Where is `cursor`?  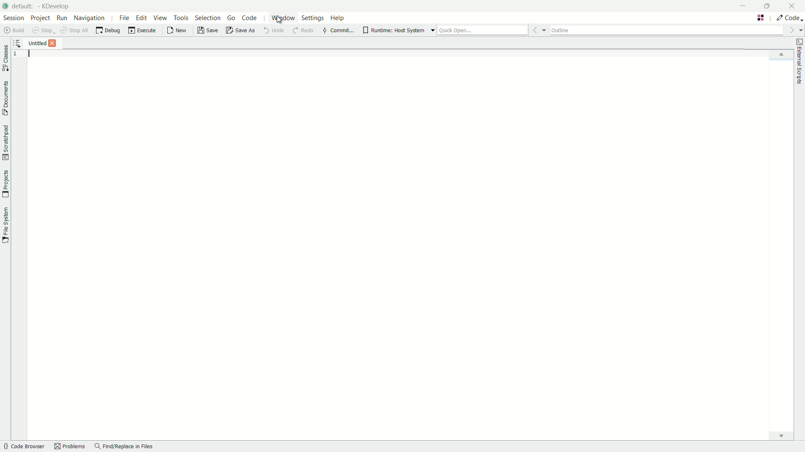 cursor is located at coordinates (279, 20).